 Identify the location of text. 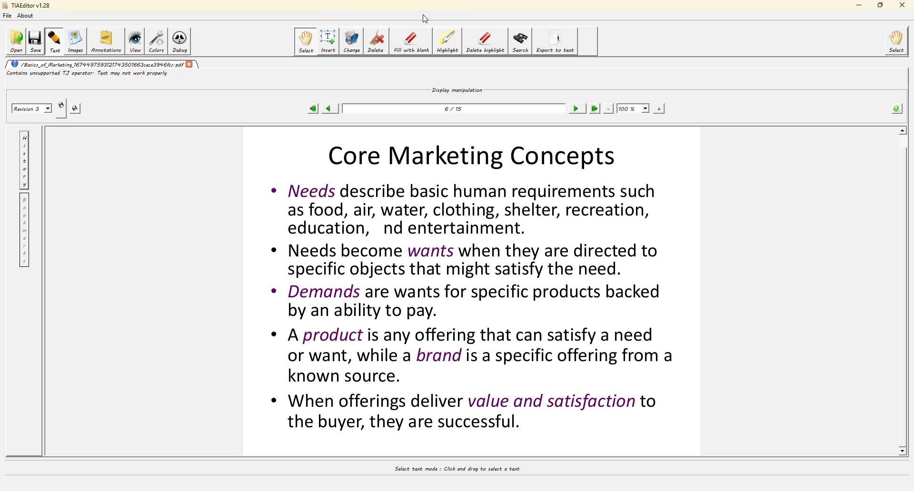
(55, 41).